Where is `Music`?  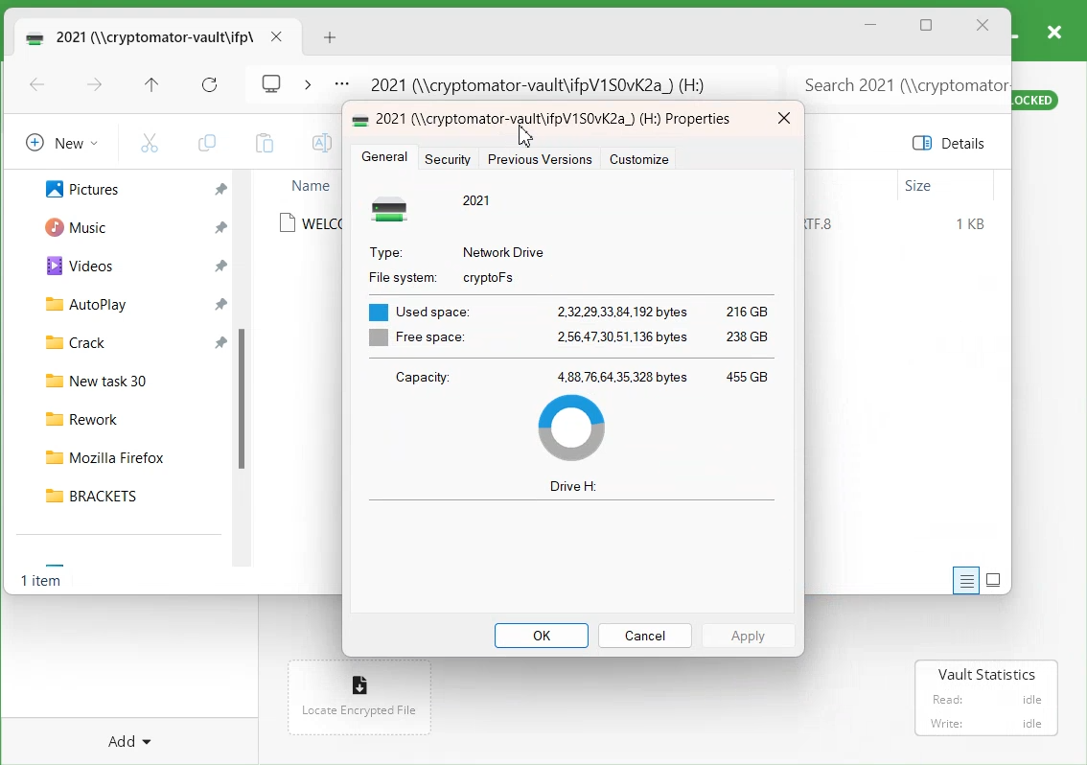
Music is located at coordinates (69, 225).